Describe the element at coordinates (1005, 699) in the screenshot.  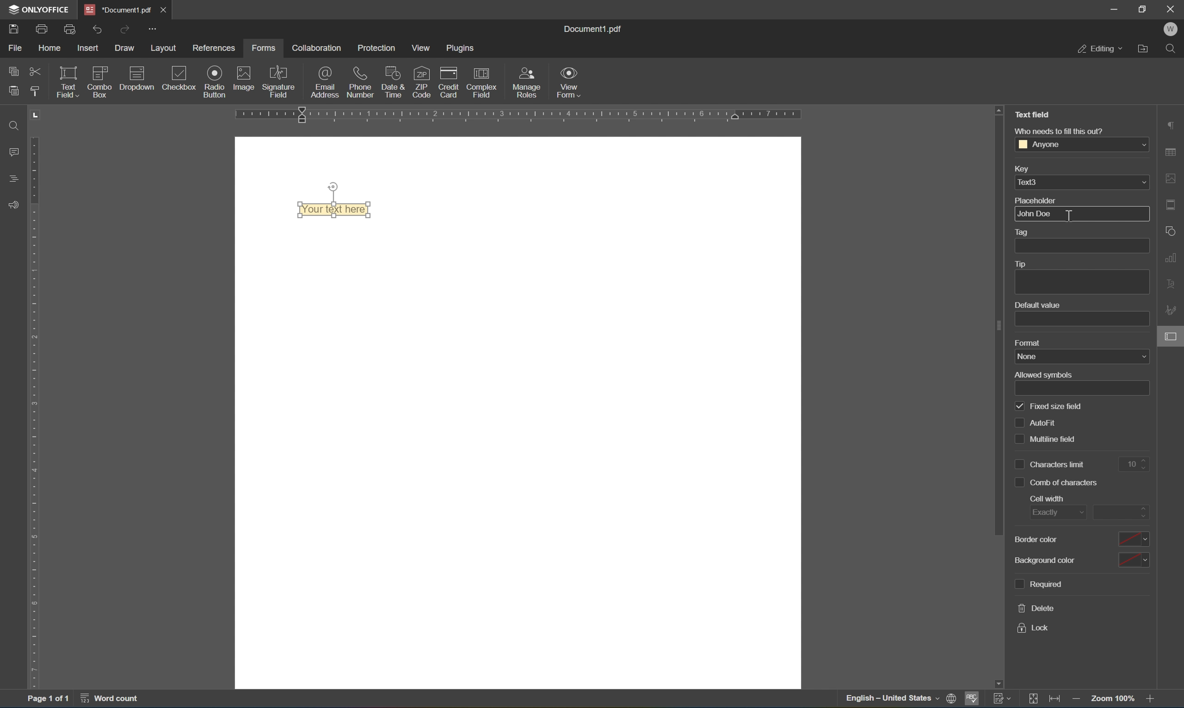
I see `track changes` at that location.